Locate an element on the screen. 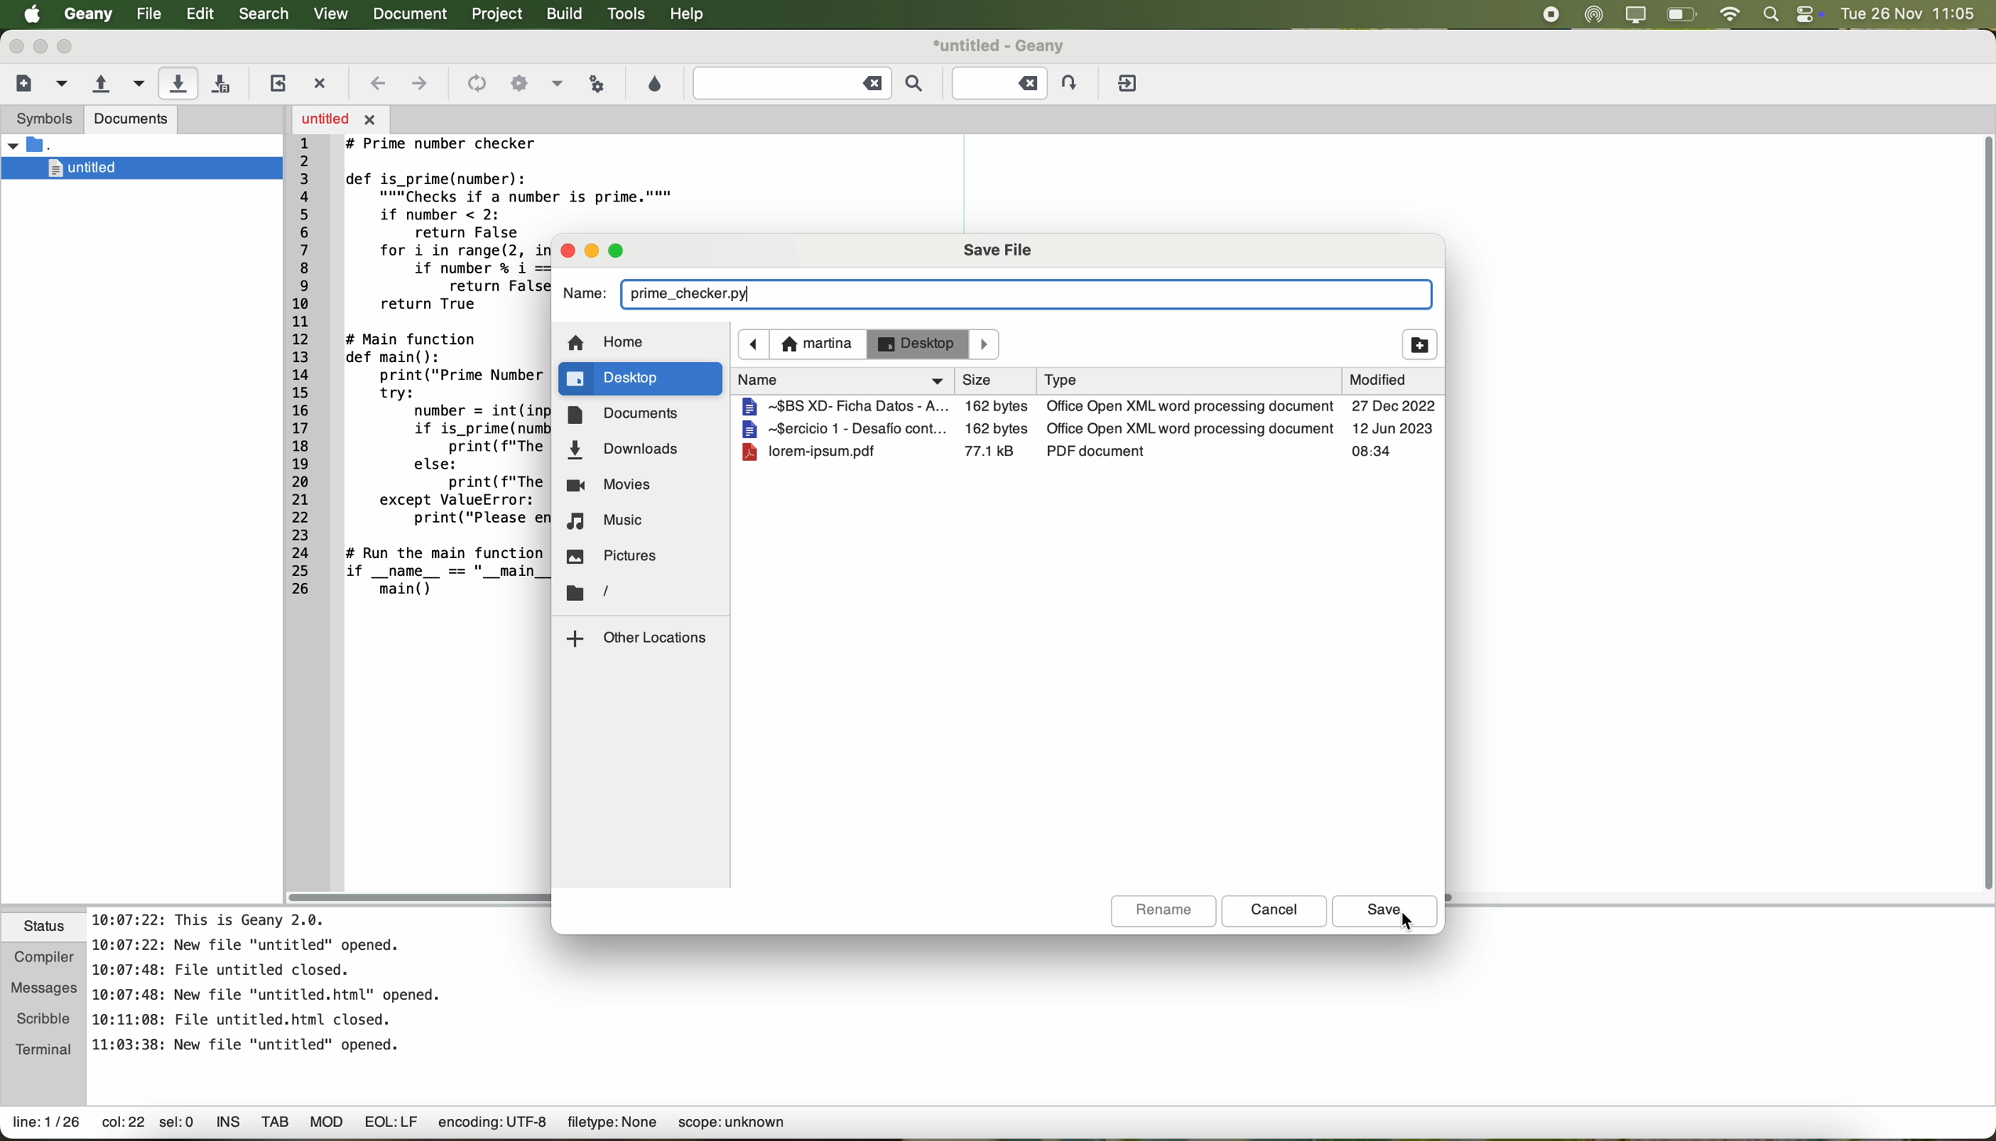 The height and width of the screenshot is (1141, 1996). help is located at coordinates (694, 16).